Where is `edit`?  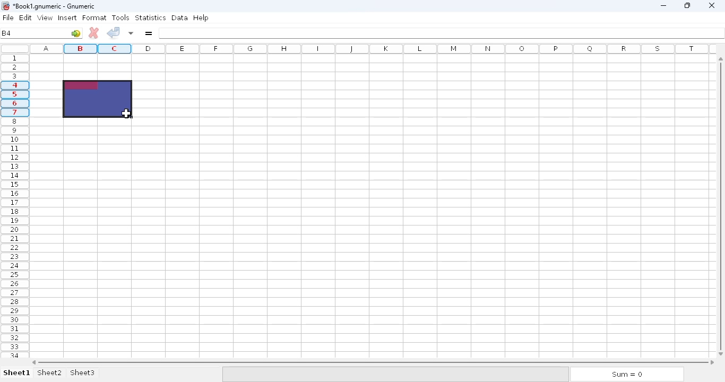
edit is located at coordinates (26, 17).